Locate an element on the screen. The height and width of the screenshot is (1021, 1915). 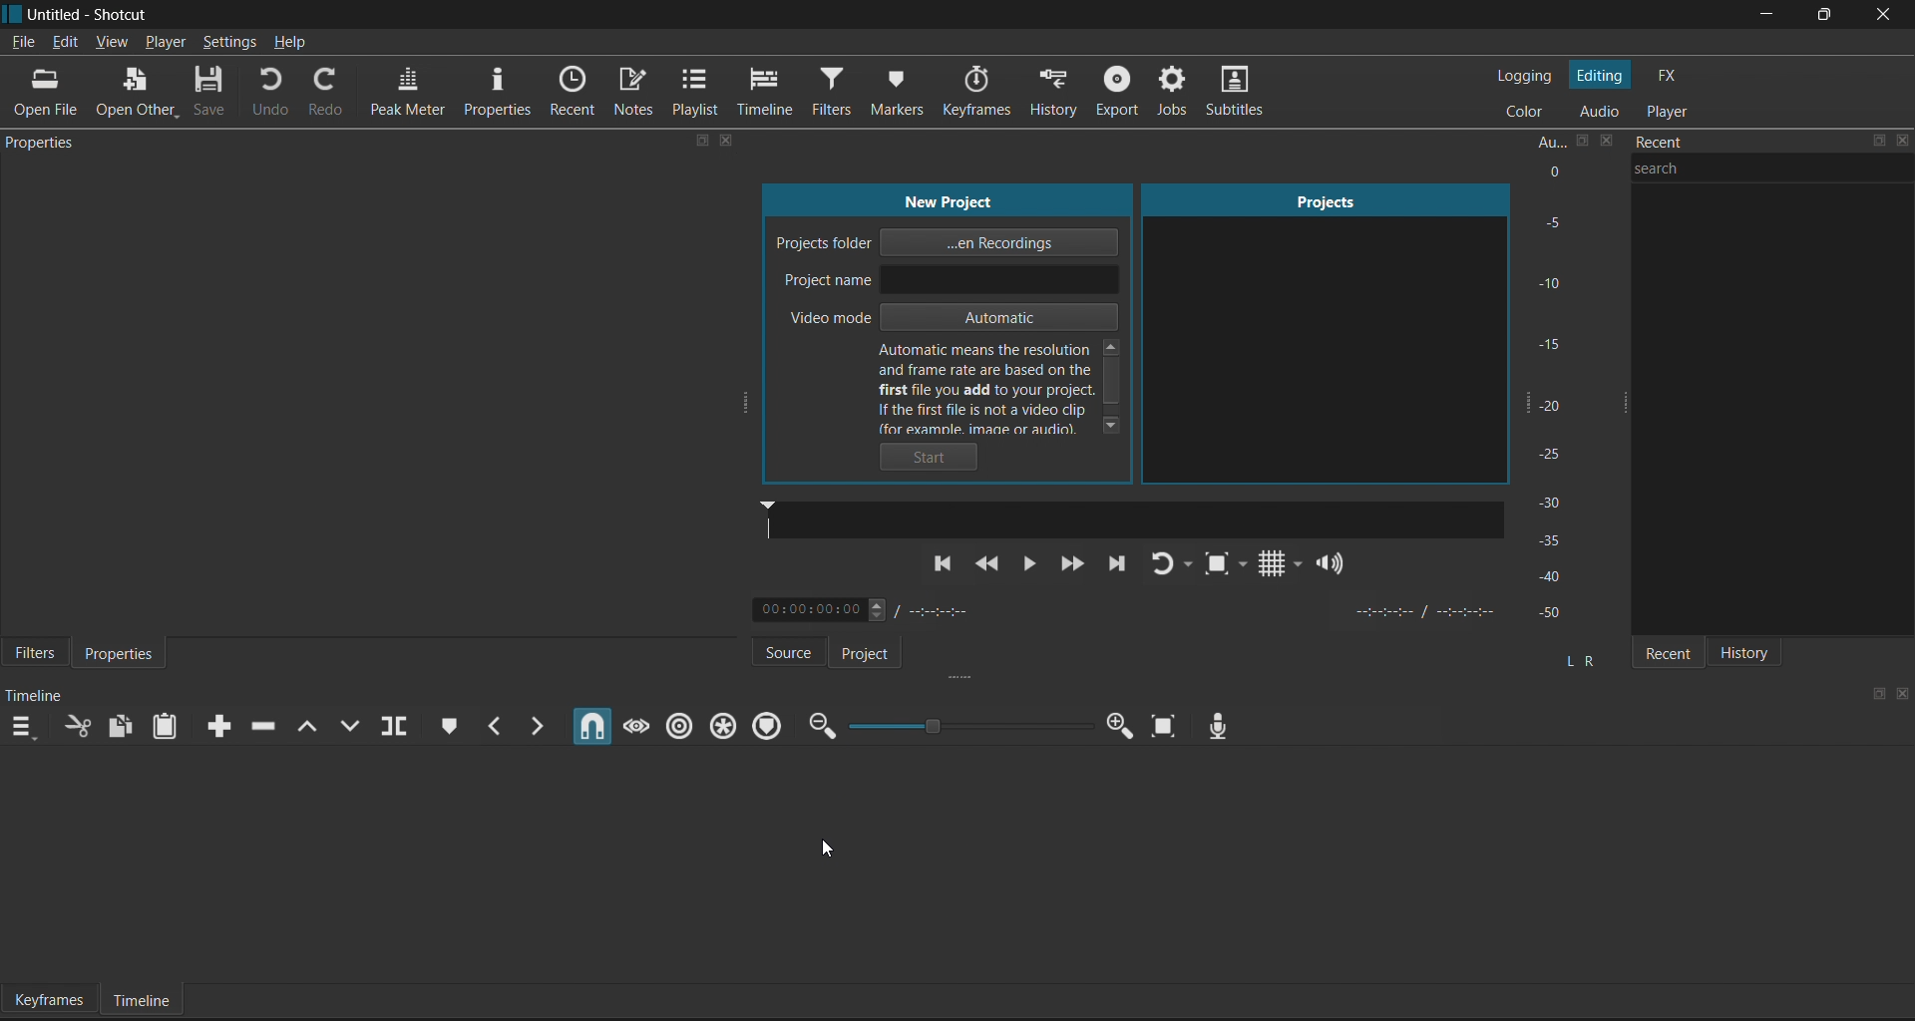
Edit is located at coordinates (65, 43).